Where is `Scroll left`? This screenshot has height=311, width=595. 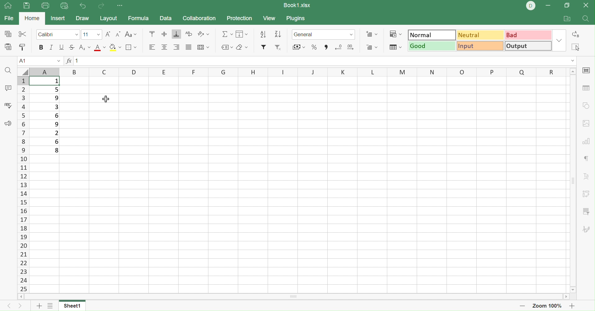 Scroll left is located at coordinates (20, 296).